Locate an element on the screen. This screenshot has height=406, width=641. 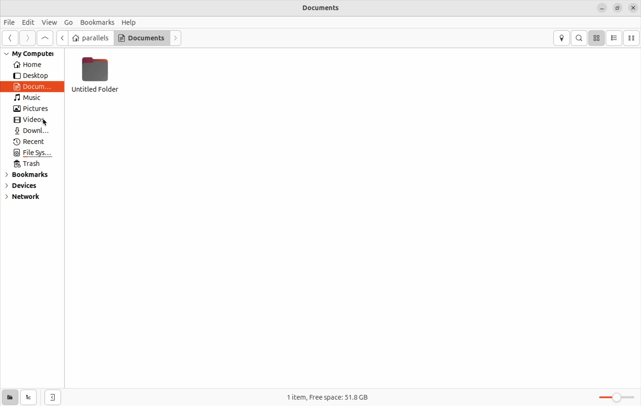
View is located at coordinates (51, 21).